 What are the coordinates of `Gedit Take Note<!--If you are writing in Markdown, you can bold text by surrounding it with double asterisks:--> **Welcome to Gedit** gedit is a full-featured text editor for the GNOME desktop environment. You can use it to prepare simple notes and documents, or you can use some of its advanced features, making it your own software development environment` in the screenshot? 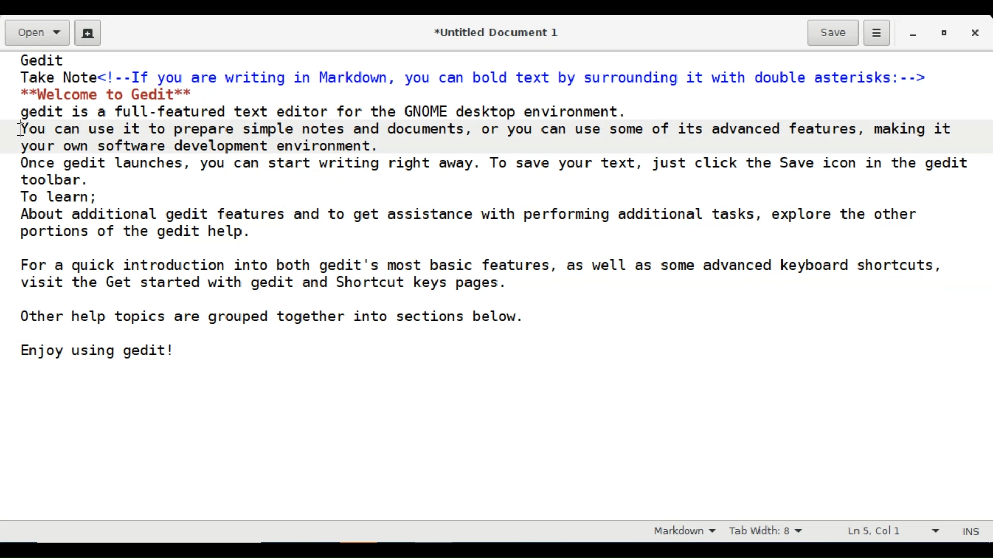 It's located at (493, 286).